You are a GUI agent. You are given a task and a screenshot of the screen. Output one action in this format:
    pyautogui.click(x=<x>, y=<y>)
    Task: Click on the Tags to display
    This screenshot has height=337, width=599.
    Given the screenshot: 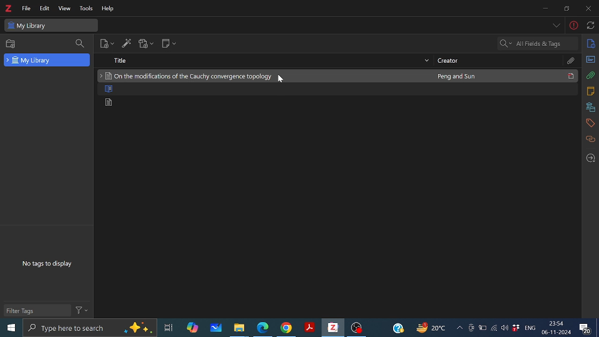 What is the action you would take?
    pyautogui.click(x=45, y=258)
    